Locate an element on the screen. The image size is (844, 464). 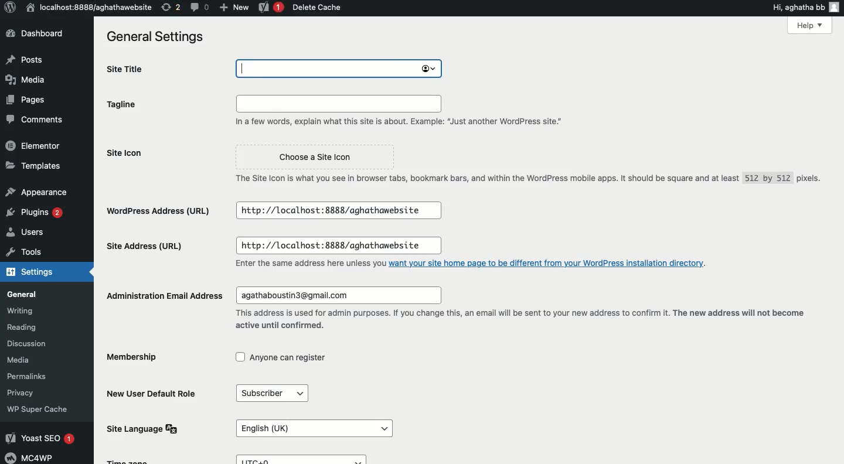
New is located at coordinates (234, 7).